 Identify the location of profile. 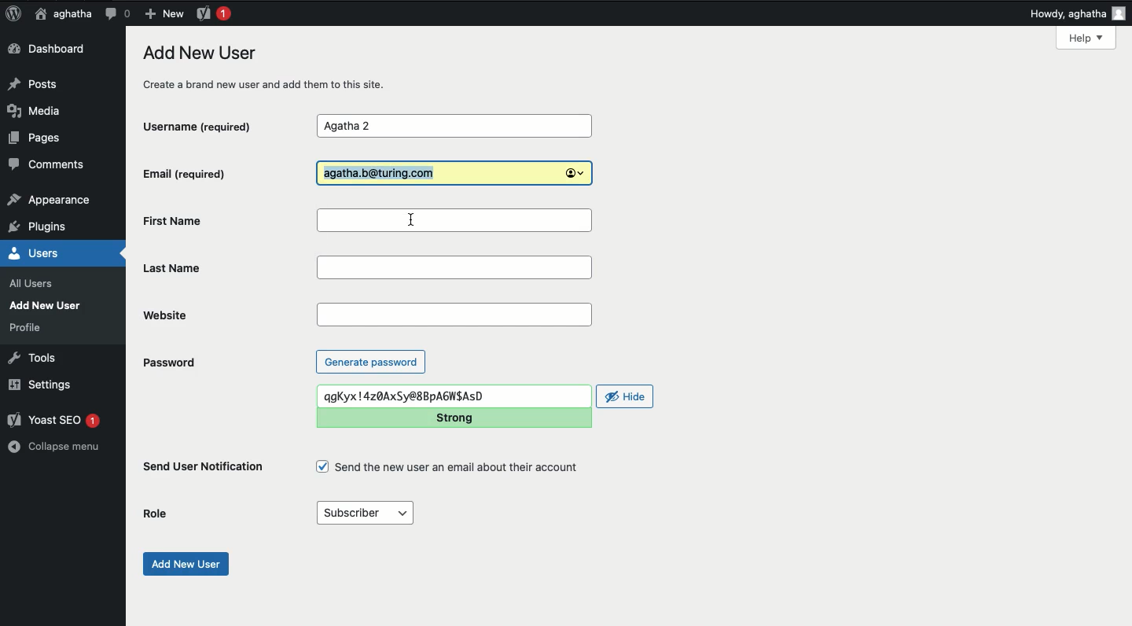
(30, 327).